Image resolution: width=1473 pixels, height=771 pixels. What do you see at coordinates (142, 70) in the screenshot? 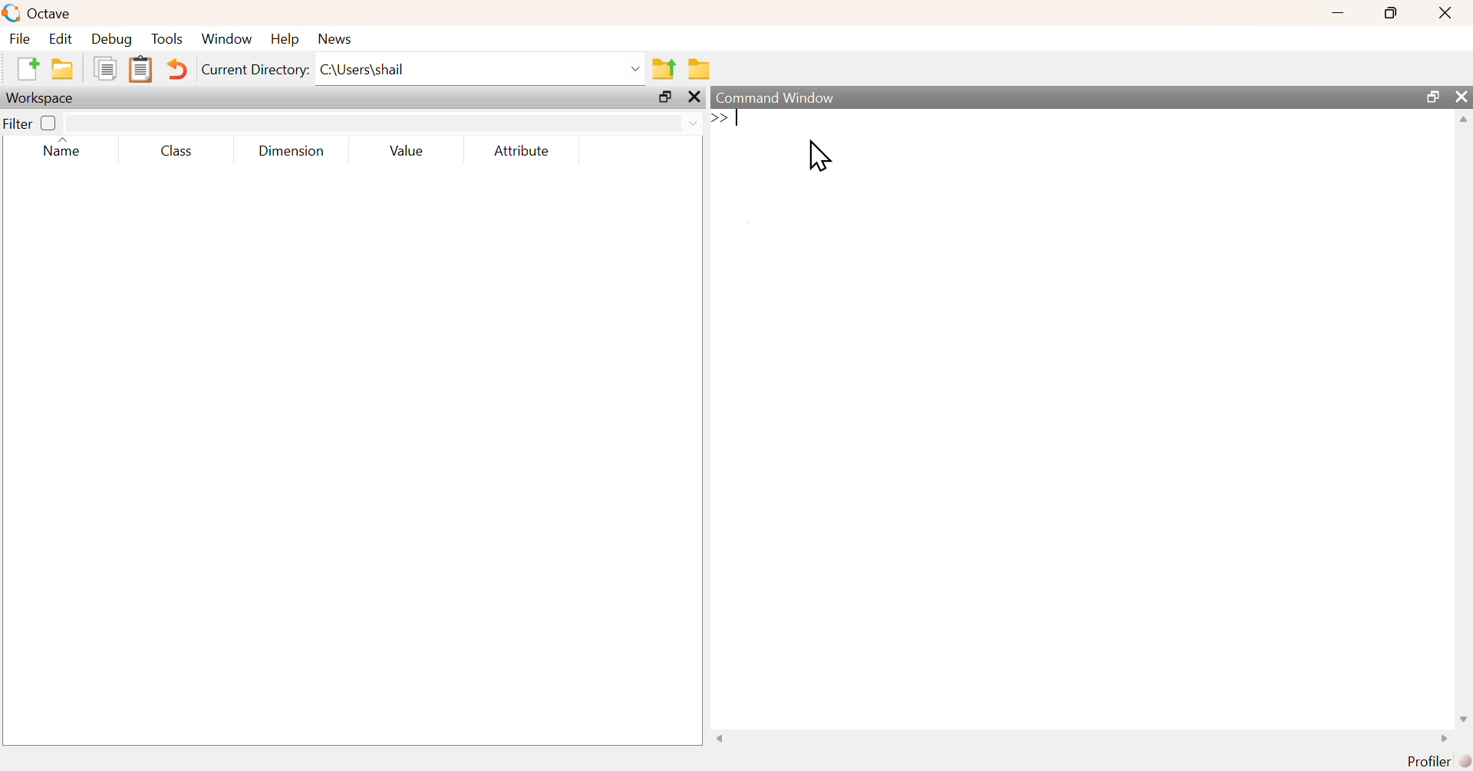
I see `paste` at bounding box center [142, 70].